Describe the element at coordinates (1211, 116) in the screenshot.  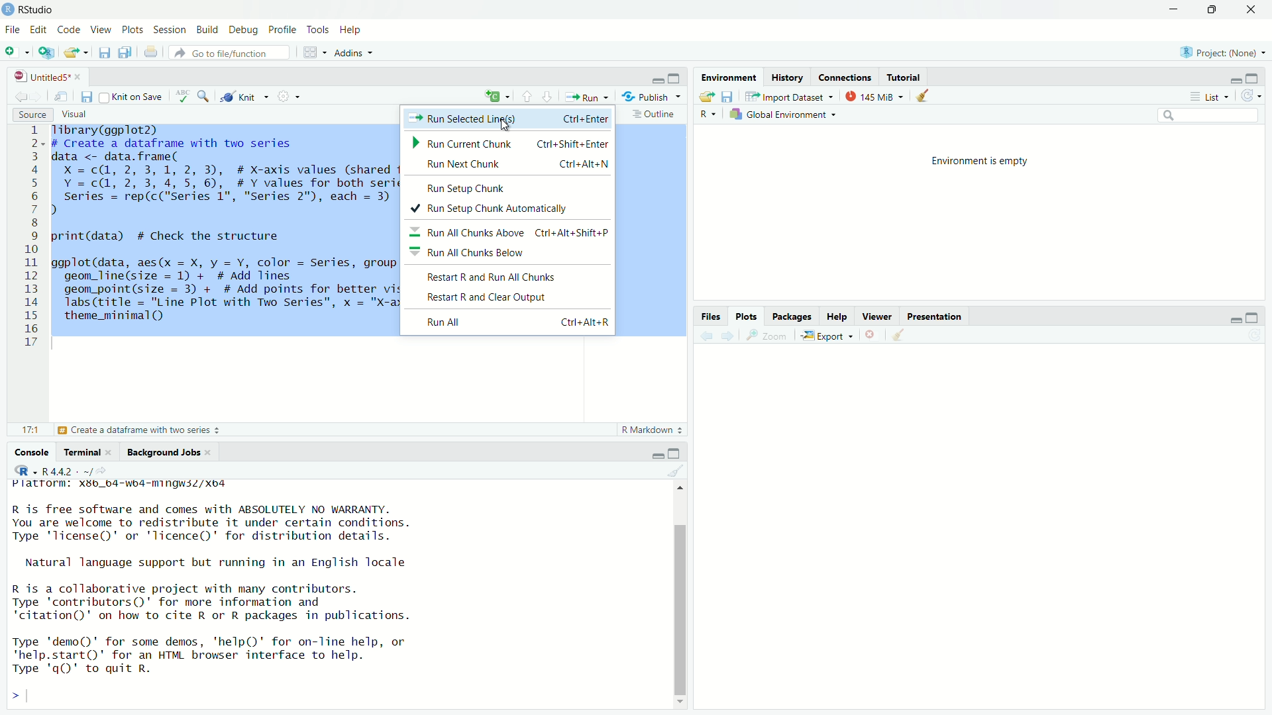
I see `Search edit field` at that location.